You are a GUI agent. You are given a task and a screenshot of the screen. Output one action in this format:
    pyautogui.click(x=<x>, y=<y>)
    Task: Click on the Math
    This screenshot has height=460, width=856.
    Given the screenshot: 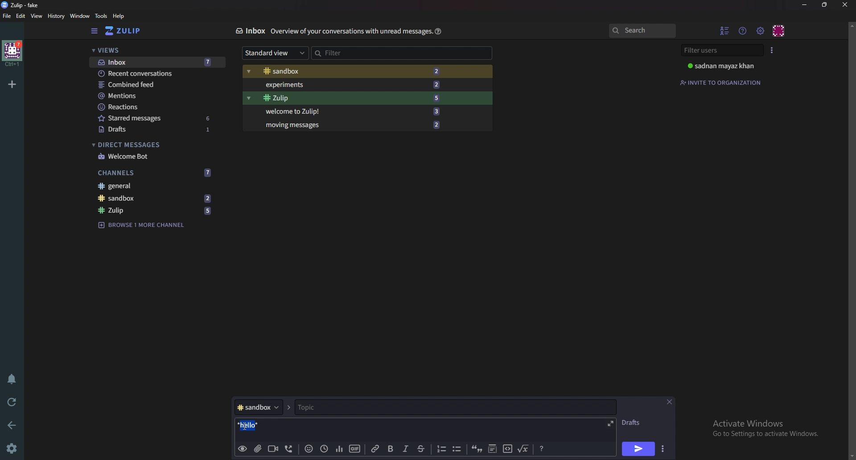 What is the action you would take?
    pyautogui.click(x=523, y=449)
    